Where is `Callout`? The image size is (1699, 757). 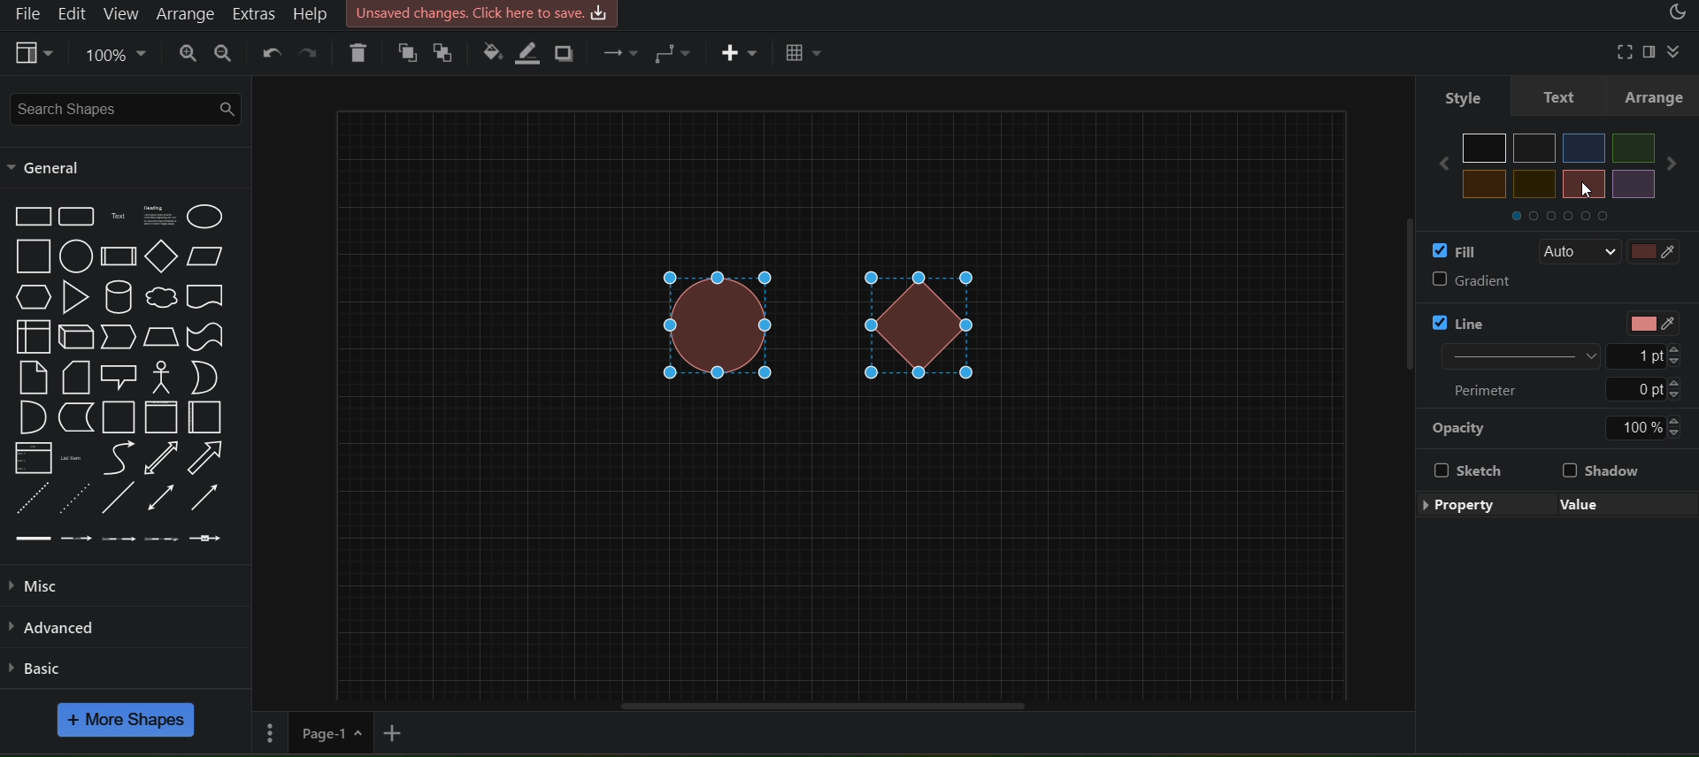 Callout is located at coordinates (119, 377).